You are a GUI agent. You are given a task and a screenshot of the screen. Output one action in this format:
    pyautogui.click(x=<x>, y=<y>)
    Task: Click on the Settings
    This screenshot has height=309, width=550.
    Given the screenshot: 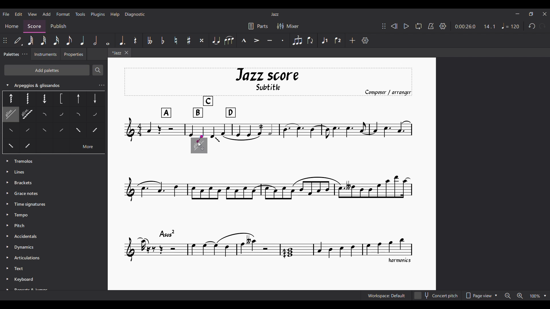 What is the action you would take?
    pyautogui.click(x=443, y=26)
    